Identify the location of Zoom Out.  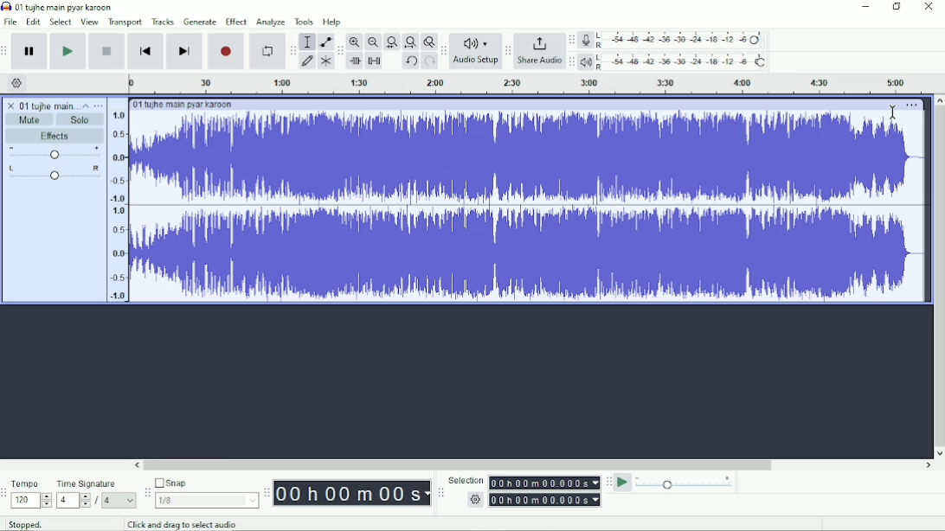
(373, 42).